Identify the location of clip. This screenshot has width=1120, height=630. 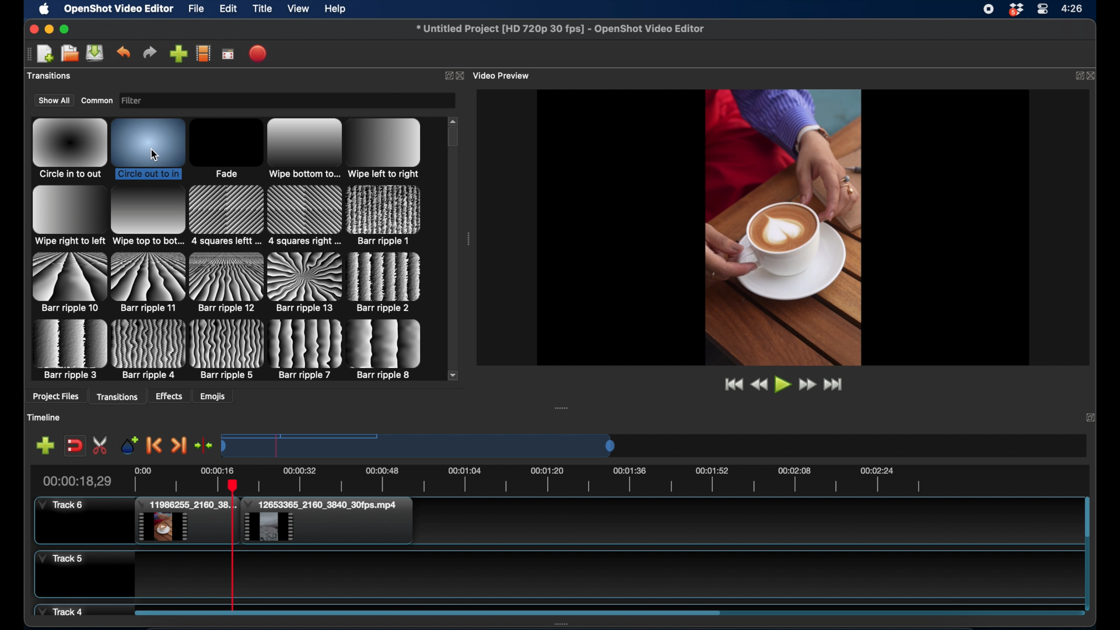
(185, 521).